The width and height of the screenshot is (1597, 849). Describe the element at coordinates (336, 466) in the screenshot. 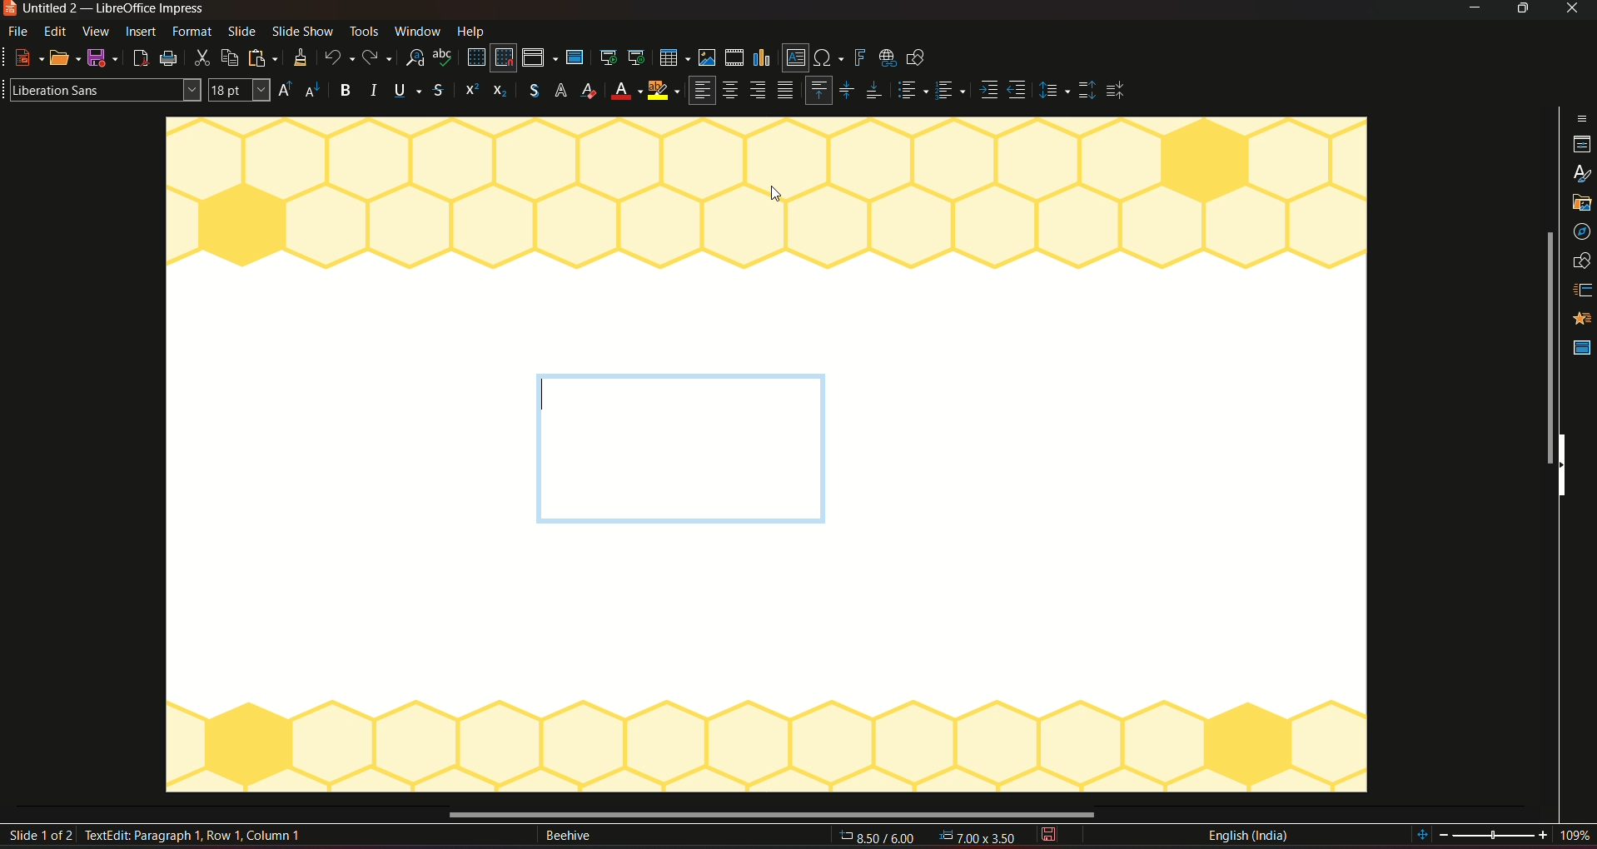

I see `workspace` at that location.